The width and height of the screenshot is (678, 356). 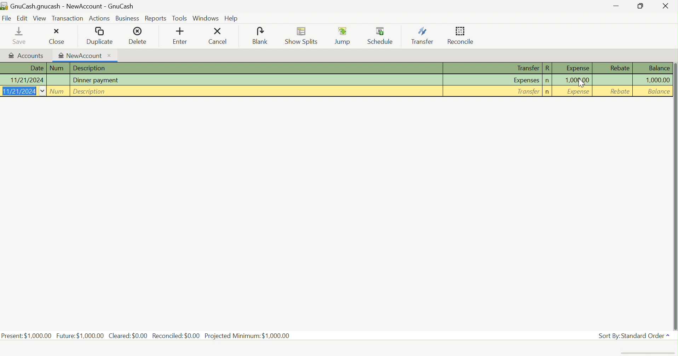 I want to click on GnuCash.gnucash - Accounts - GnuCash, so click(x=67, y=5).